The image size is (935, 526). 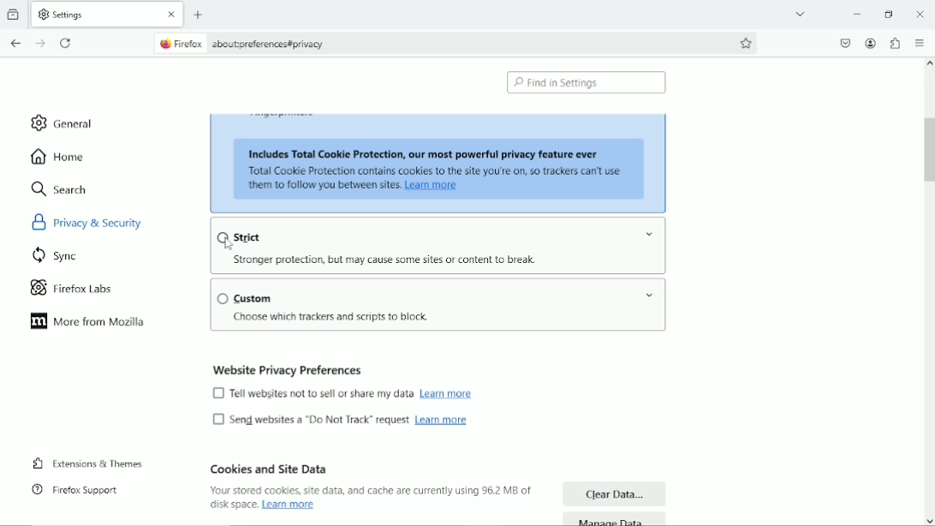 I want to click on text, so click(x=333, y=316).